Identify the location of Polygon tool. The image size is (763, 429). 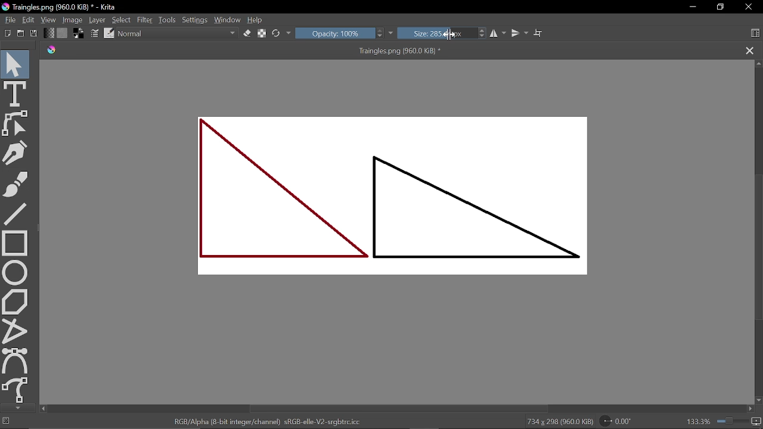
(17, 301).